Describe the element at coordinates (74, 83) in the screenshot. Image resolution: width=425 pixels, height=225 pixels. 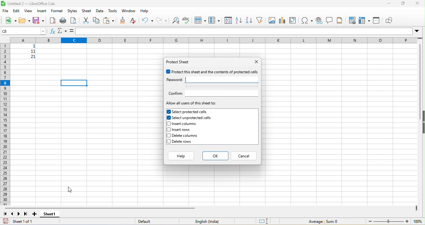
I see `selected cell` at that location.